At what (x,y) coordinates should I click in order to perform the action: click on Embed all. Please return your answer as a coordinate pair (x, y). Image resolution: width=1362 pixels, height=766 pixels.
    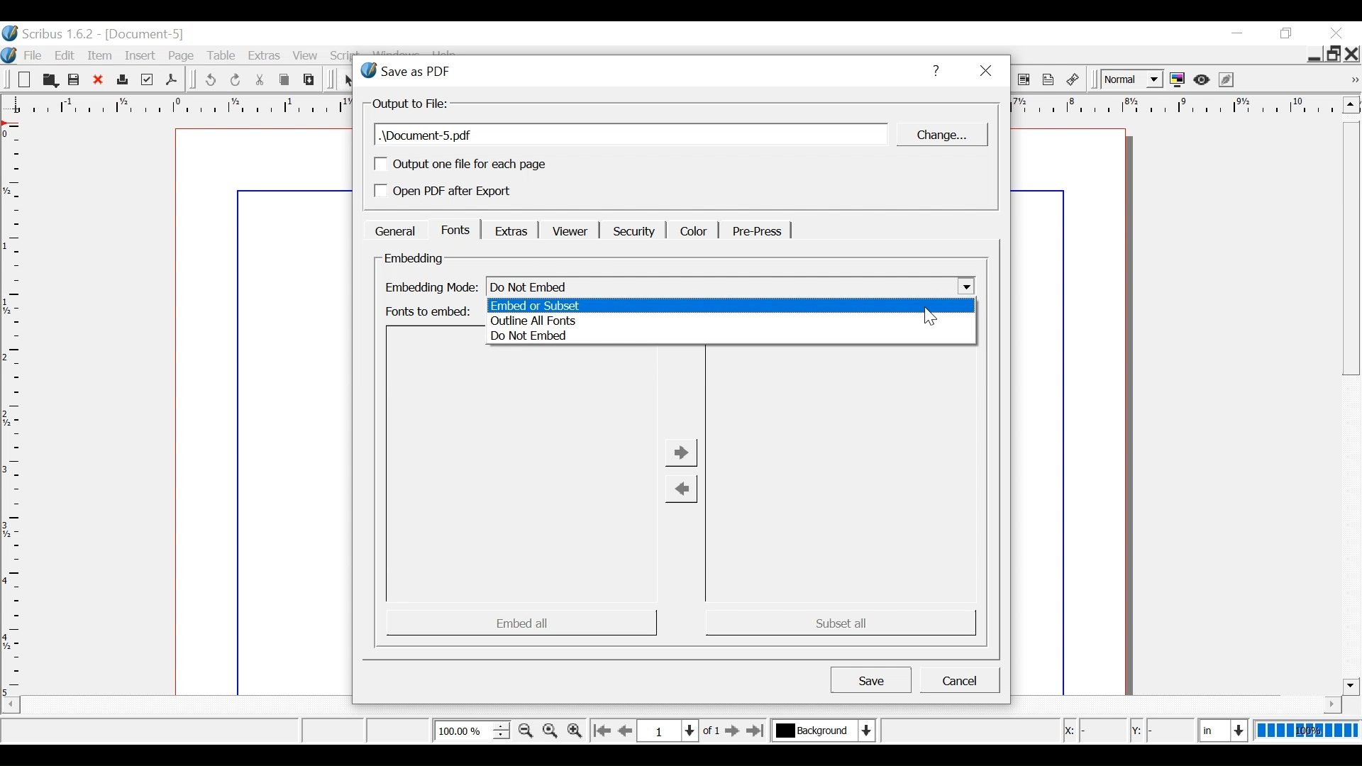
    Looking at the image, I should click on (522, 622).